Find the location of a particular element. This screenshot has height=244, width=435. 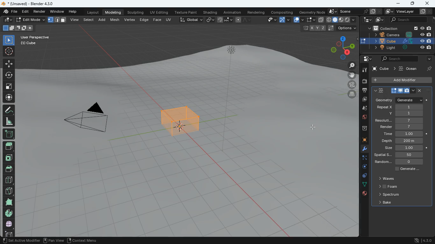

aim is located at coordinates (10, 51).